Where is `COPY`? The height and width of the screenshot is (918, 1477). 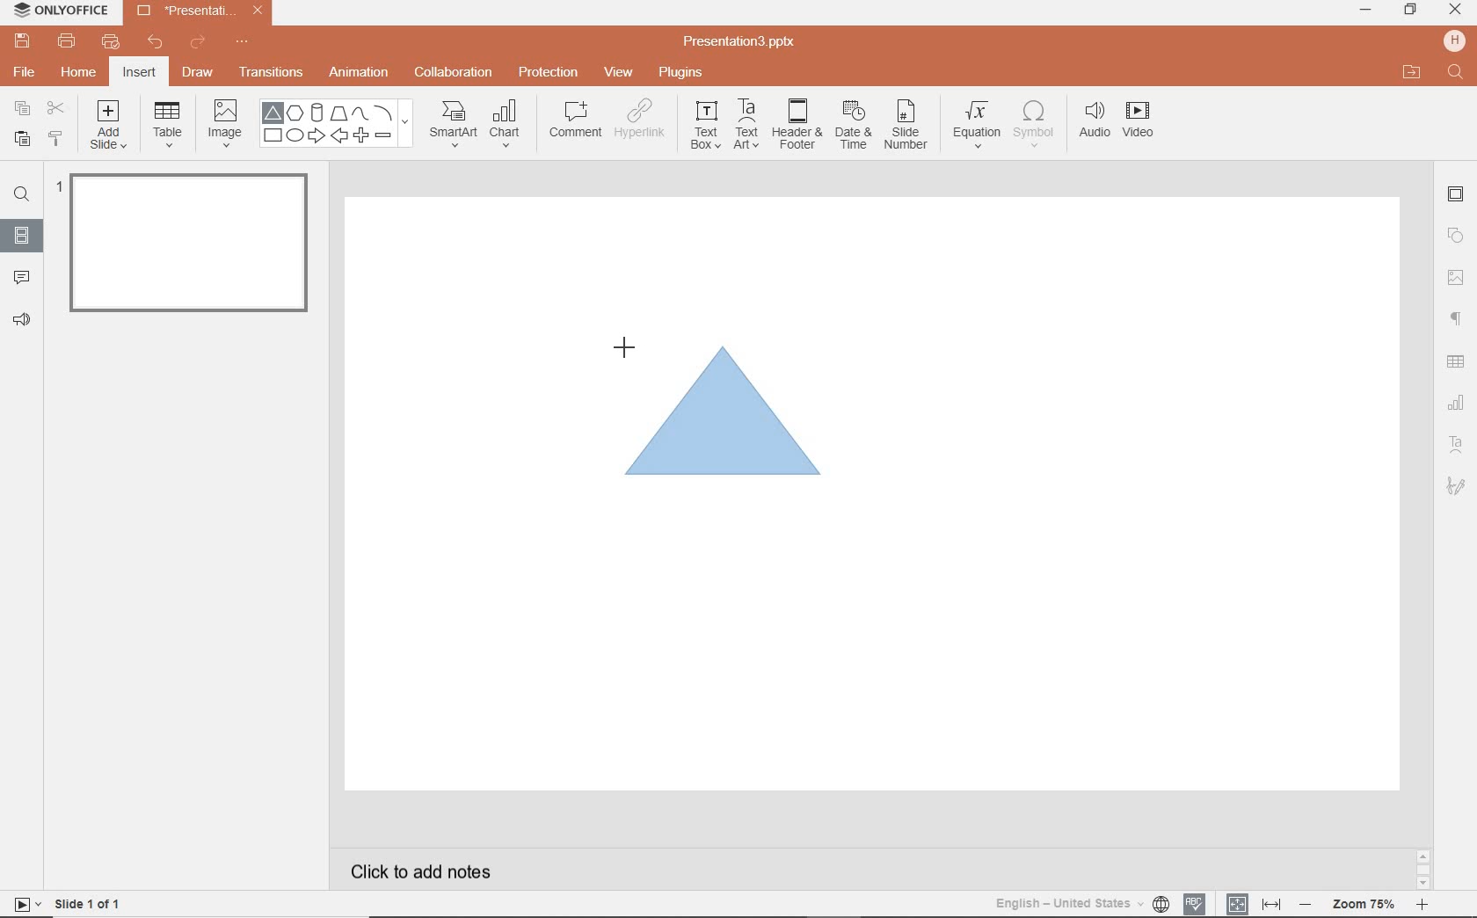 COPY is located at coordinates (23, 111).